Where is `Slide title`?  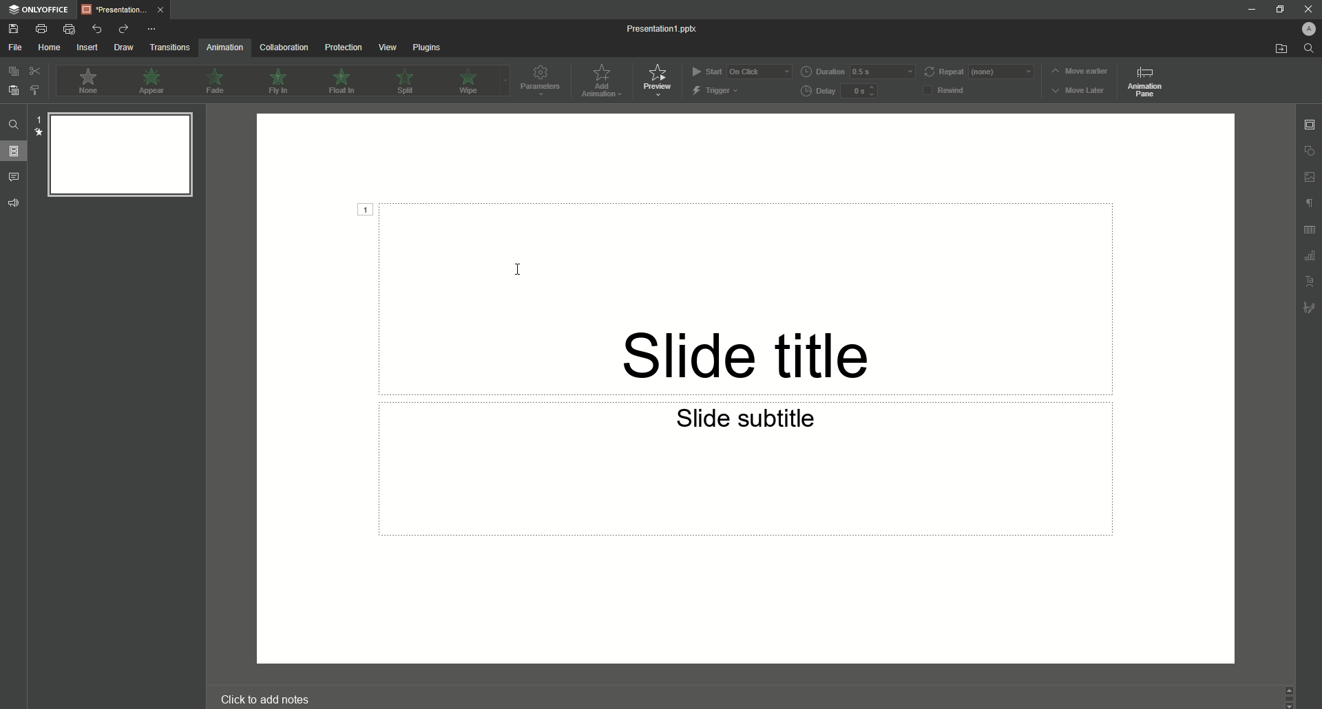 Slide title is located at coordinates (746, 339).